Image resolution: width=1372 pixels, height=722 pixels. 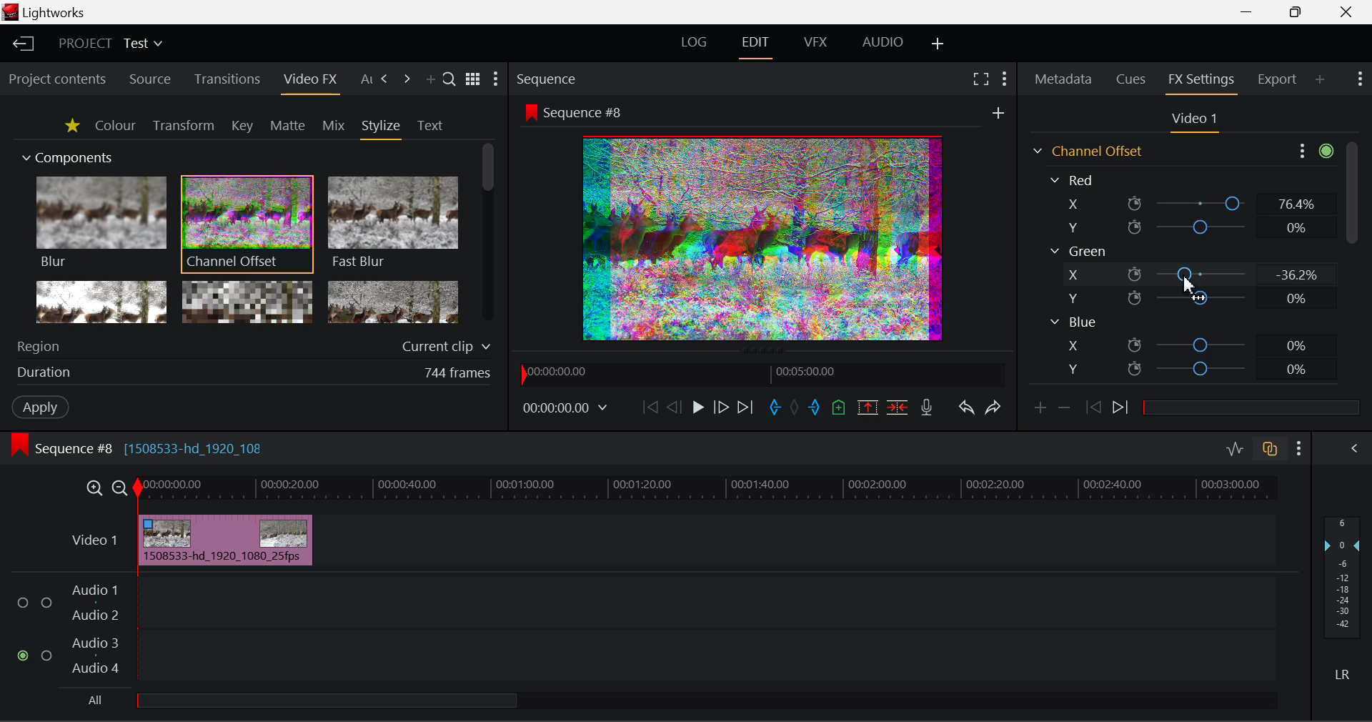 What do you see at coordinates (1278, 79) in the screenshot?
I see `Export` at bounding box center [1278, 79].